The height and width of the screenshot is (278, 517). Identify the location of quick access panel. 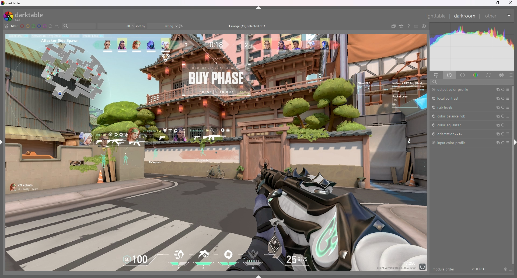
(436, 75).